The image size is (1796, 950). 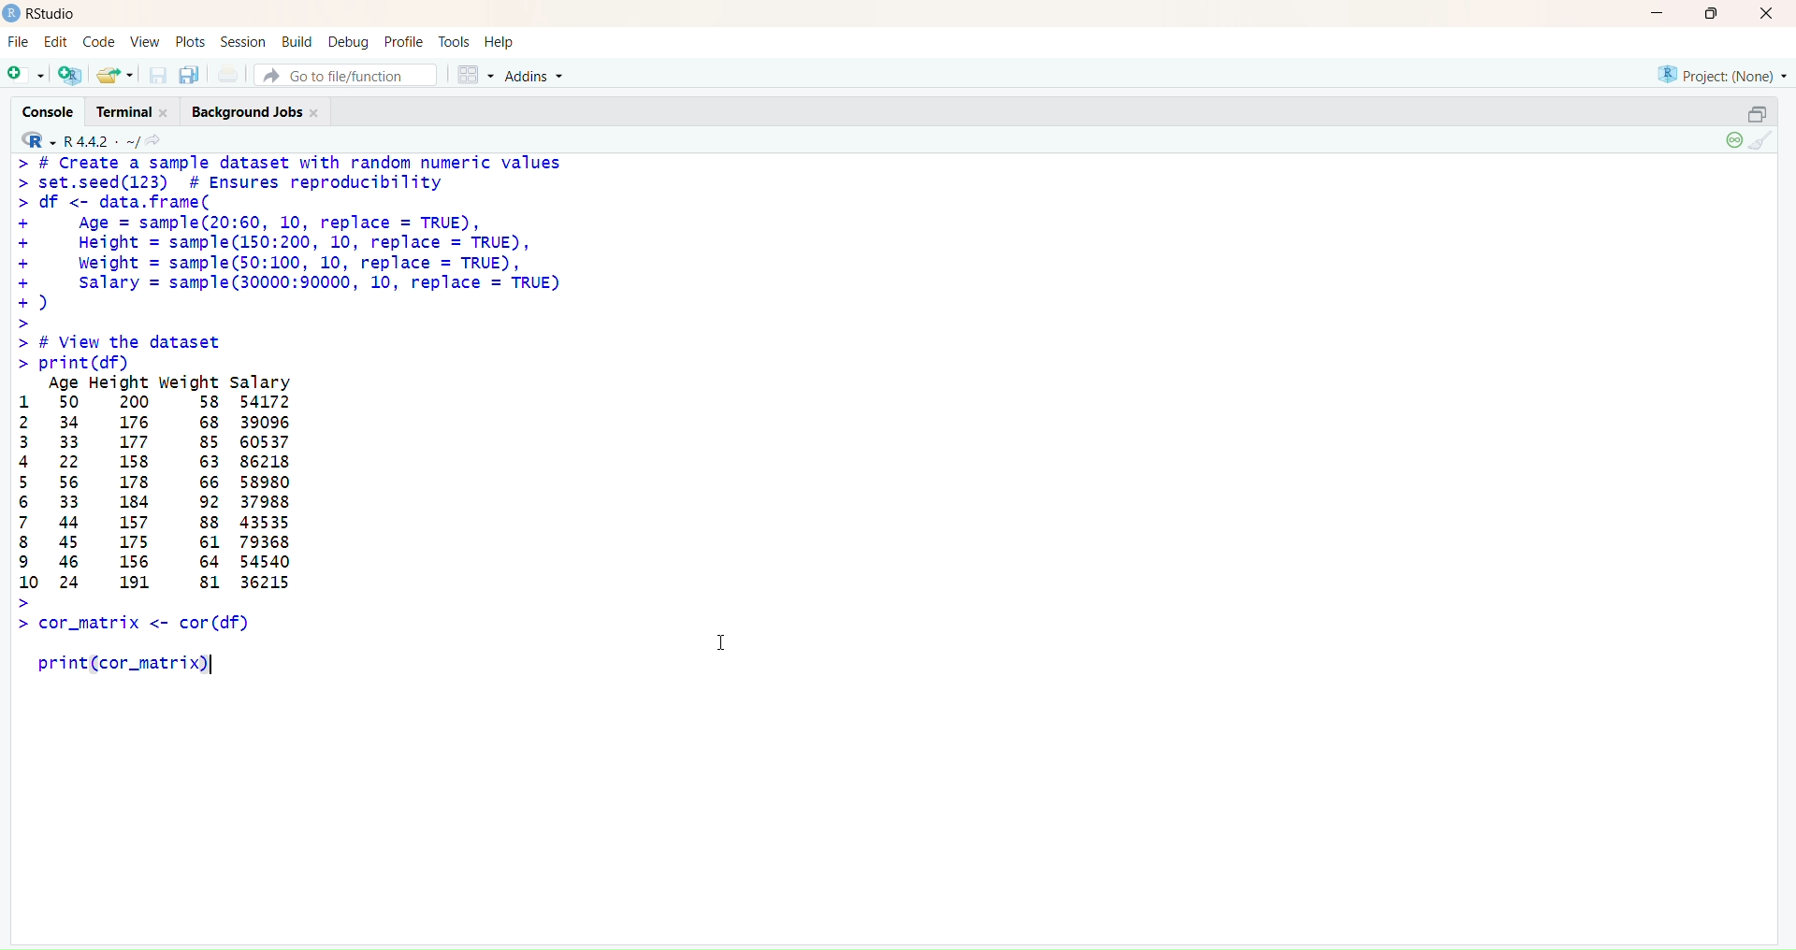 I want to click on Profile, so click(x=405, y=41).